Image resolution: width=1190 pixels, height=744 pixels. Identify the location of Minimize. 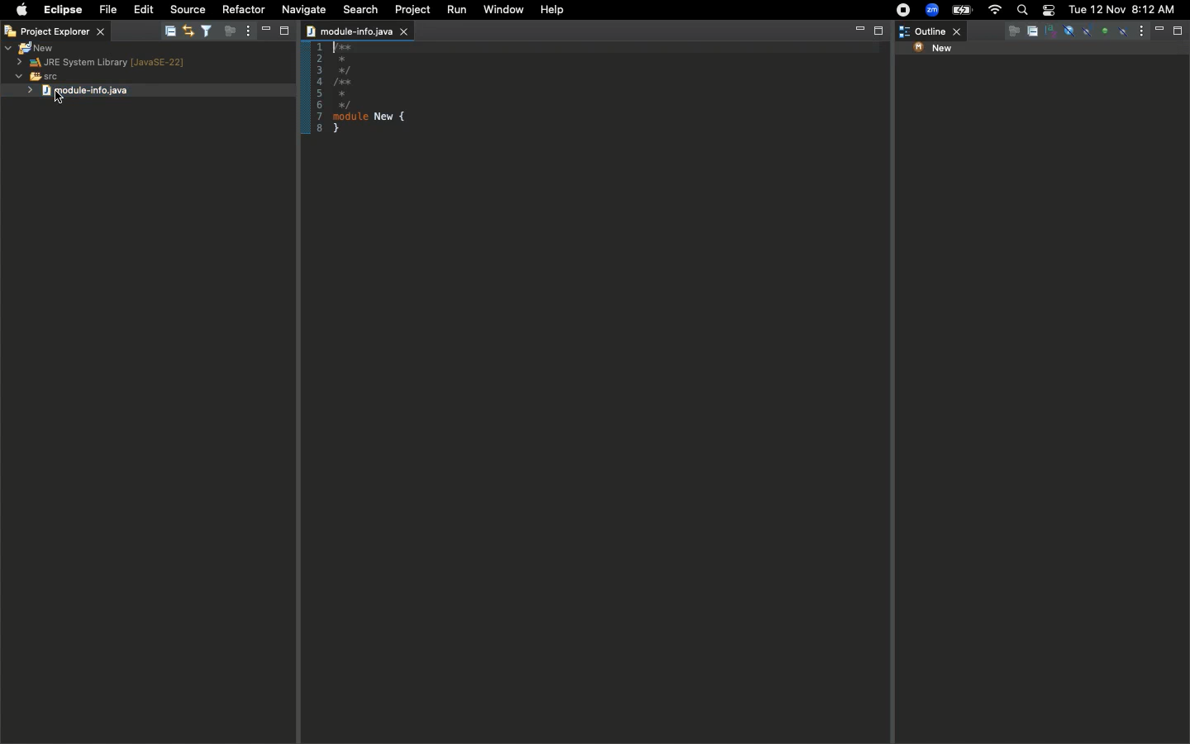
(857, 30).